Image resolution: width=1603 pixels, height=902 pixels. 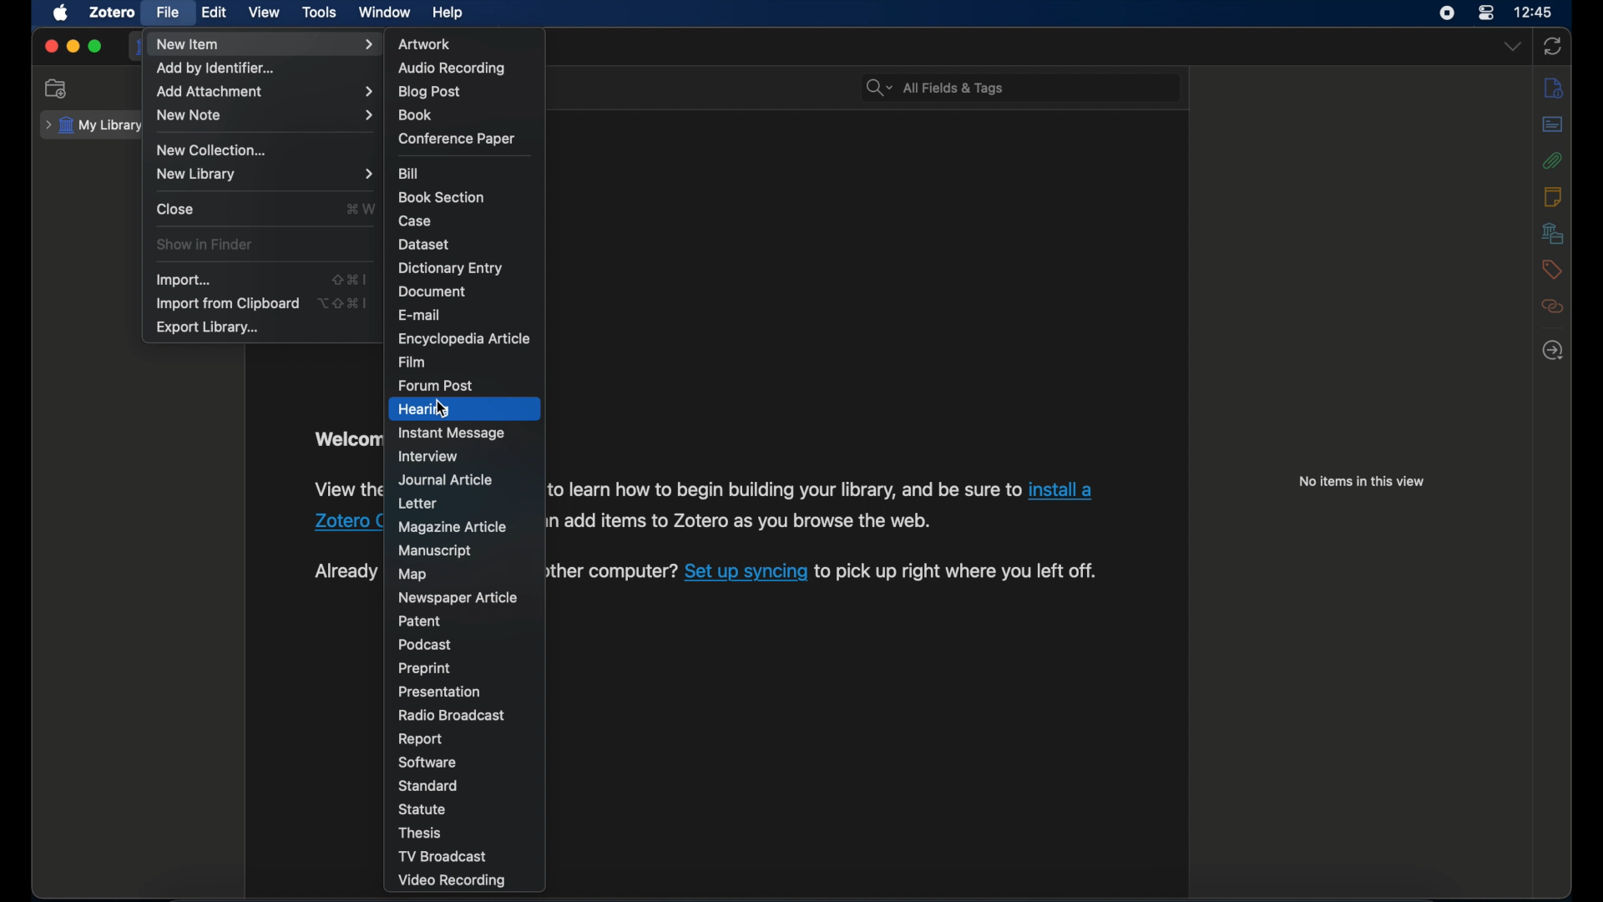 What do you see at coordinates (420, 316) in the screenshot?
I see `e-mail` at bounding box center [420, 316].